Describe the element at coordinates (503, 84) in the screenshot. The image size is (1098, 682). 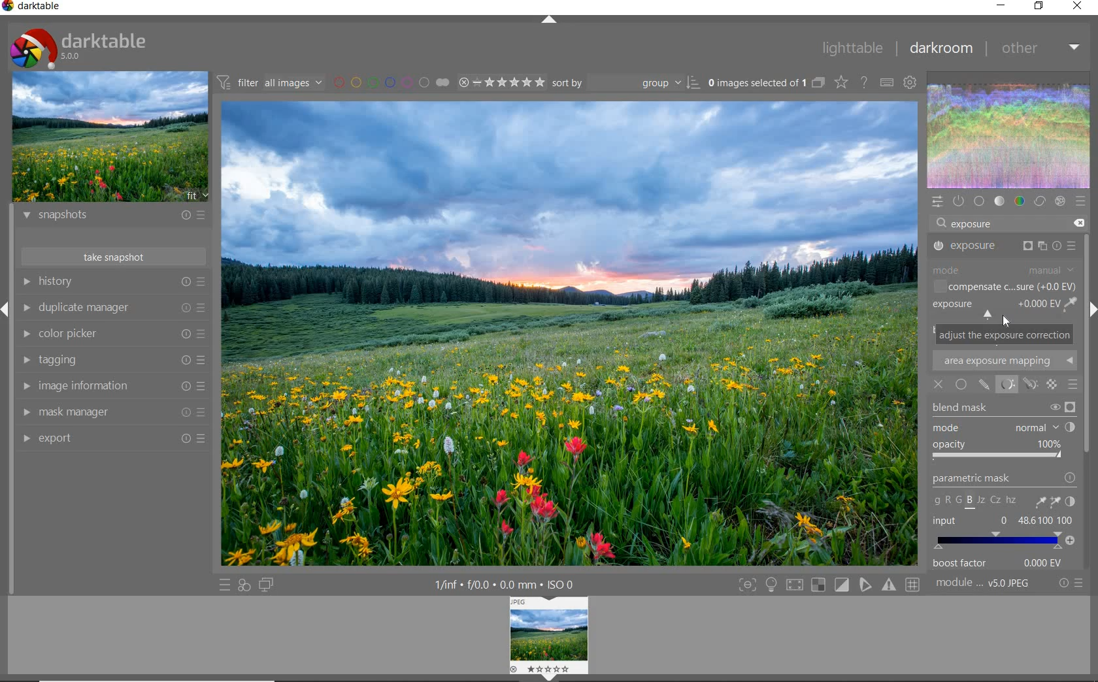
I see `range rating of selected images` at that location.